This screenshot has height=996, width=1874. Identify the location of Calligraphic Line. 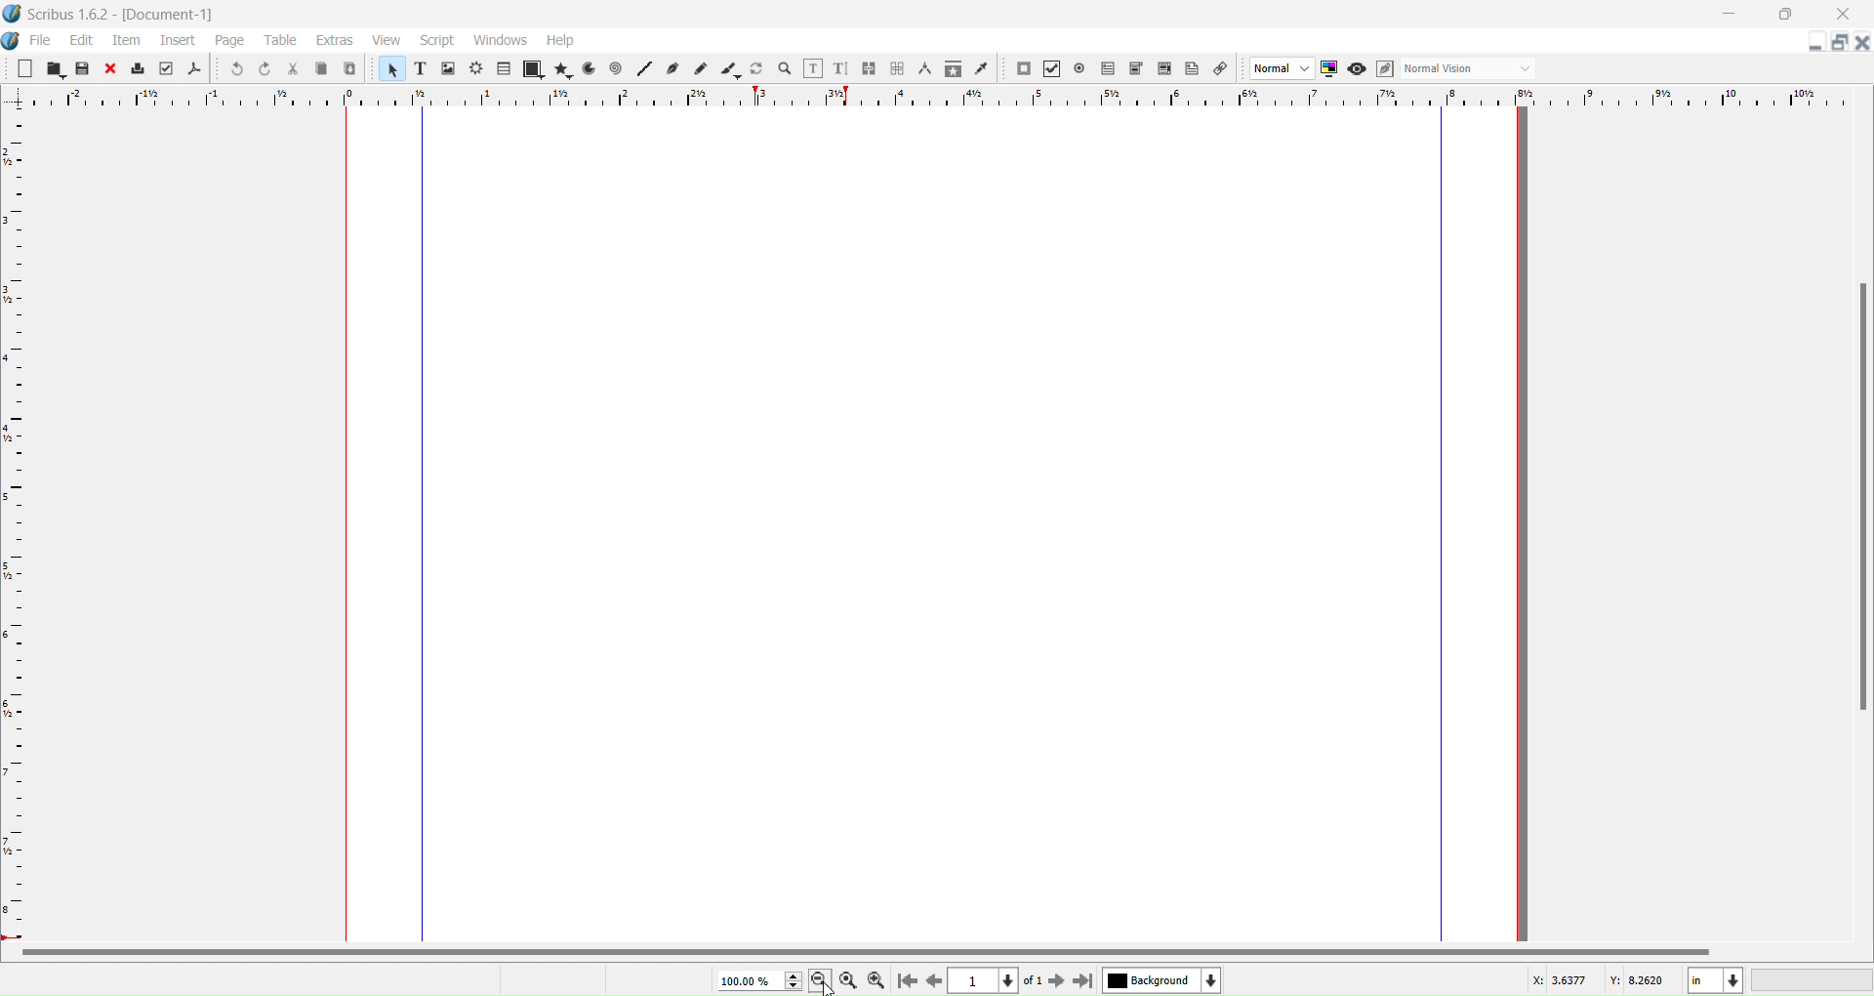
(730, 70).